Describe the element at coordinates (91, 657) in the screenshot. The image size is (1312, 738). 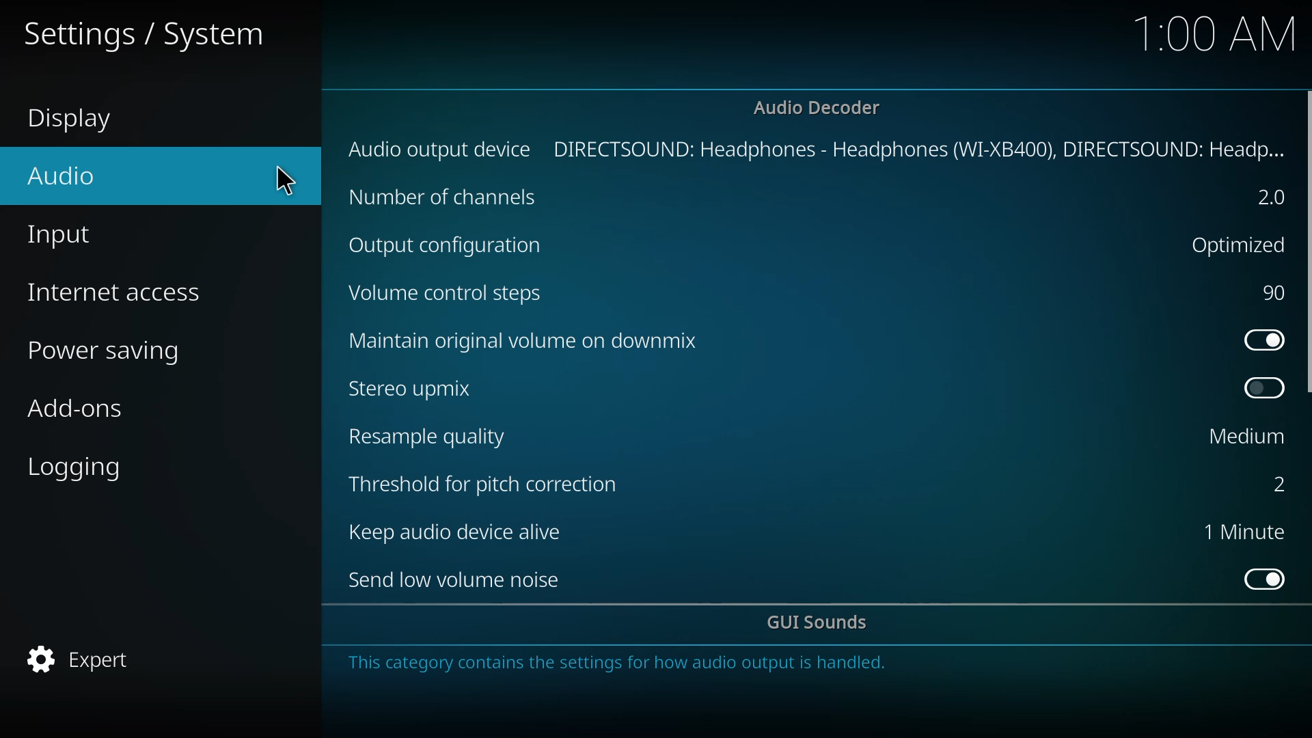
I see `expert` at that location.